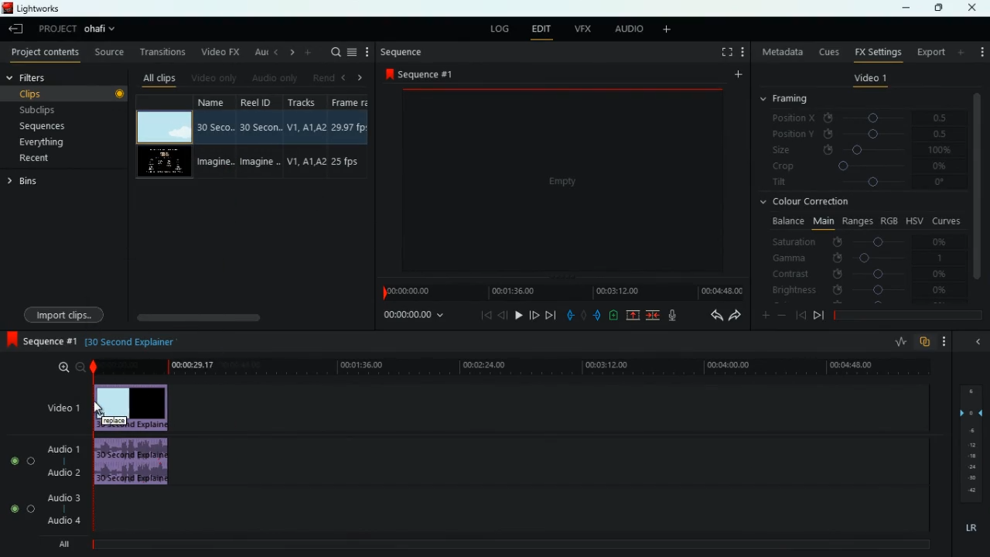 This screenshot has height=557, width=990. I want to click on recent, so click(36, 159).